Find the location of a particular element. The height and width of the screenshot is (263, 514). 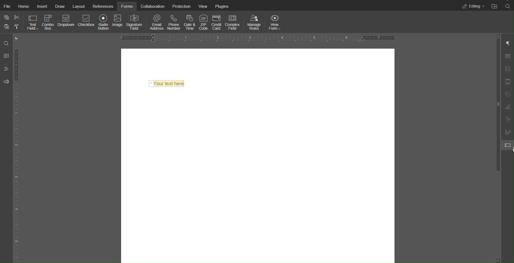

Table Settings is located at coordinates (507, 56).